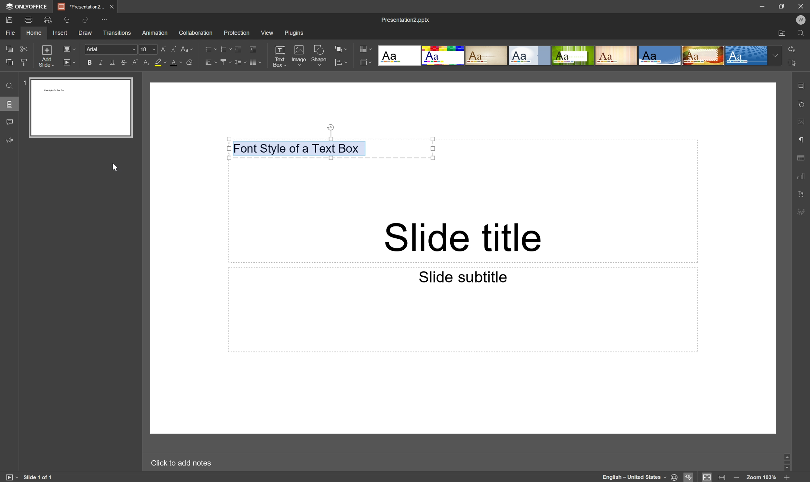 The height and width of the screenshot is (482, 810). I want to click on 1, so click(25, 82).